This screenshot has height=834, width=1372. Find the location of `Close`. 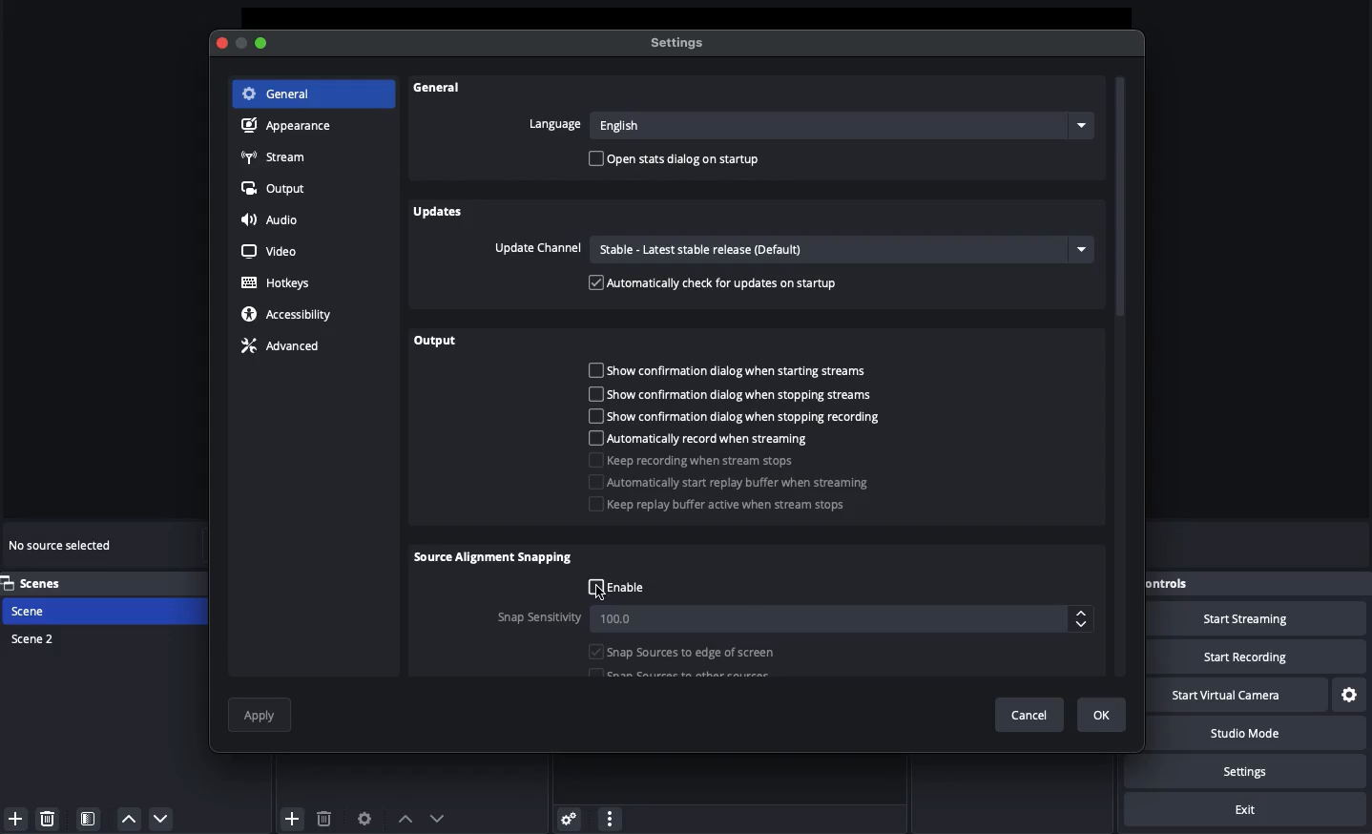

Close is located at coordinates (224, 43).